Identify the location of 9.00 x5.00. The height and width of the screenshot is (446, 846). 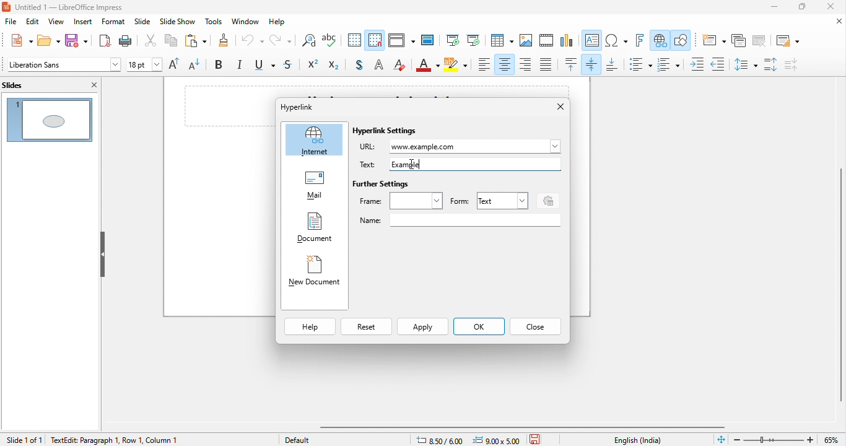
(499, 439).